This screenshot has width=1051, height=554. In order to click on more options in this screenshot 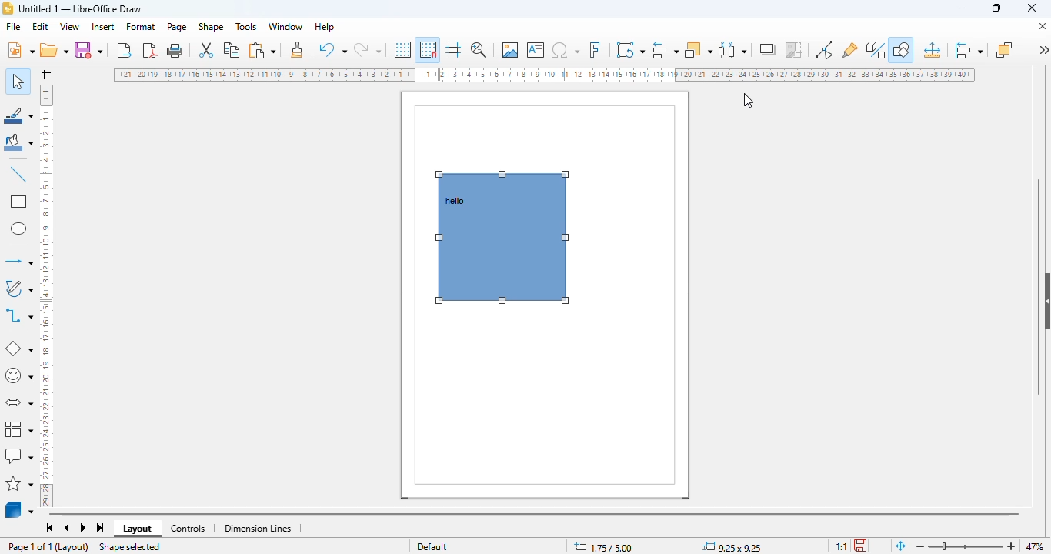, I will do `click(1043, 49)`.